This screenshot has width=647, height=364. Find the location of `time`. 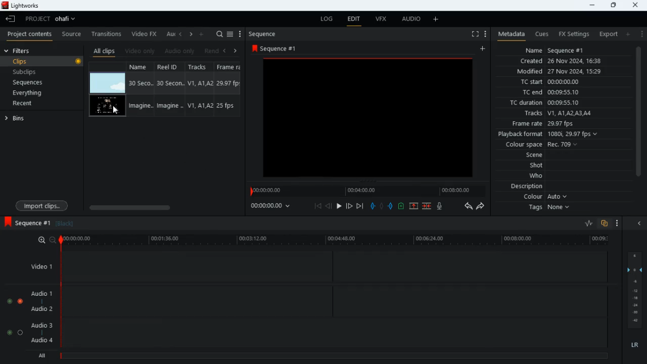

time is located at coordinates (275, 205).